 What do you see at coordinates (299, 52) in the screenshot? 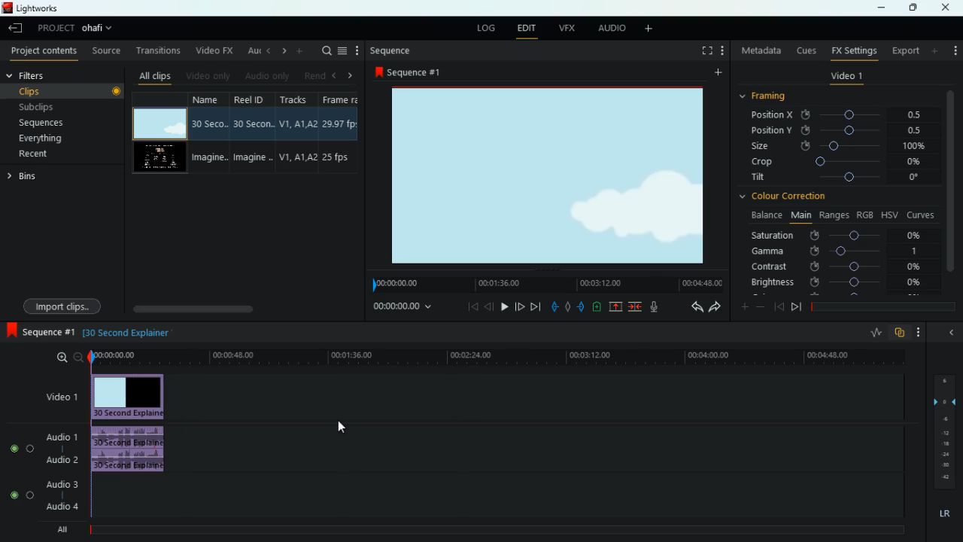
I see `add` at bounding box center [299, 52].